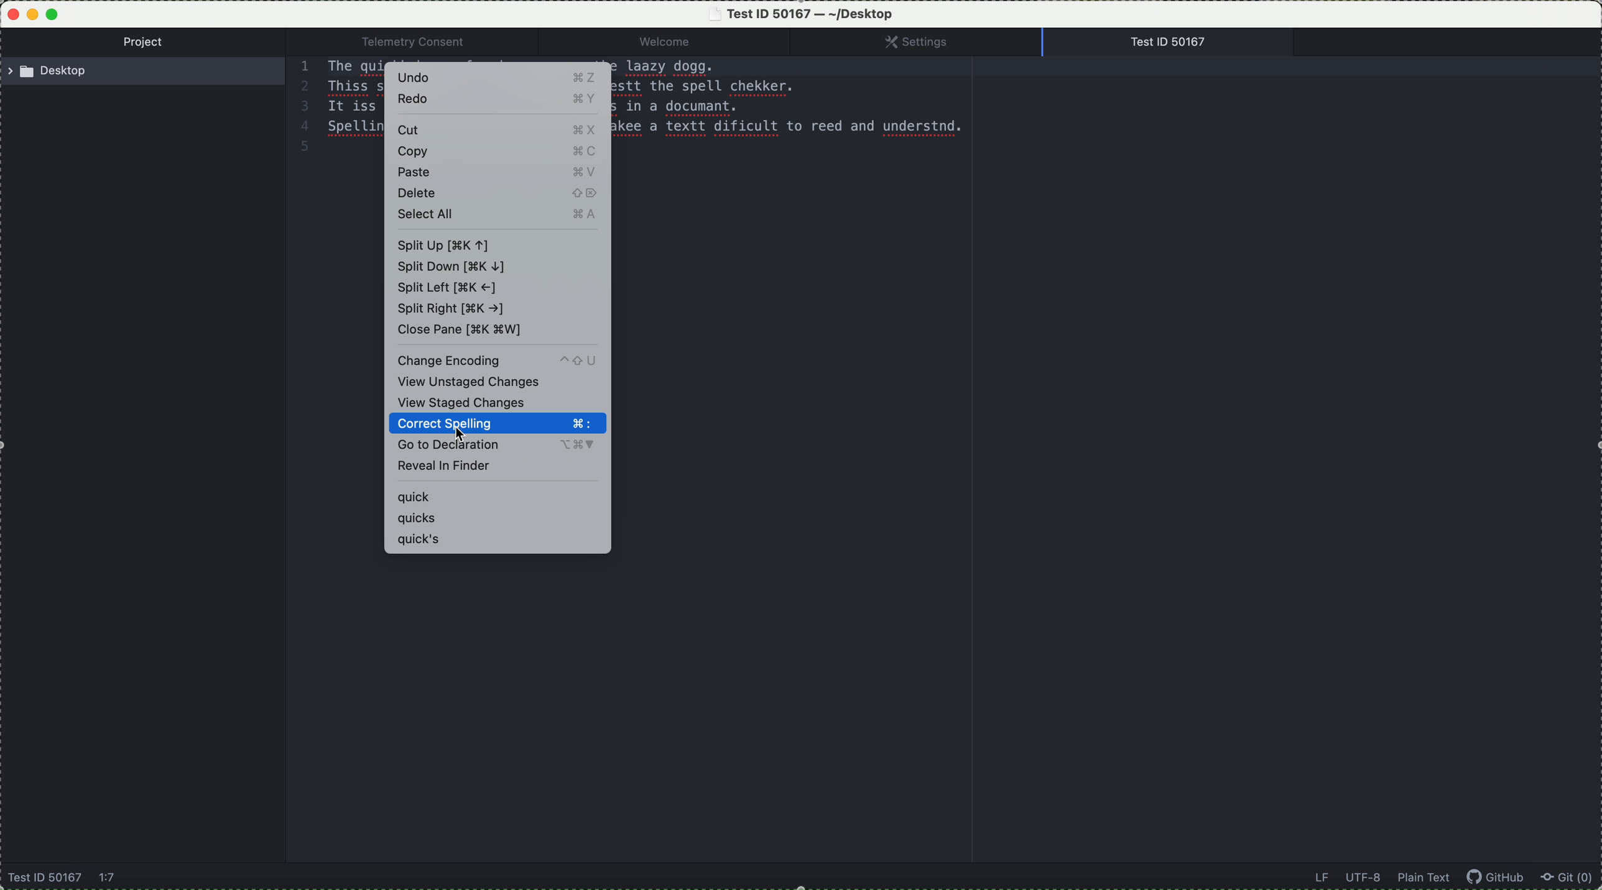  Describe the element at coordinates (55, 13) in the screenshot. I see `maximize program` at that location.